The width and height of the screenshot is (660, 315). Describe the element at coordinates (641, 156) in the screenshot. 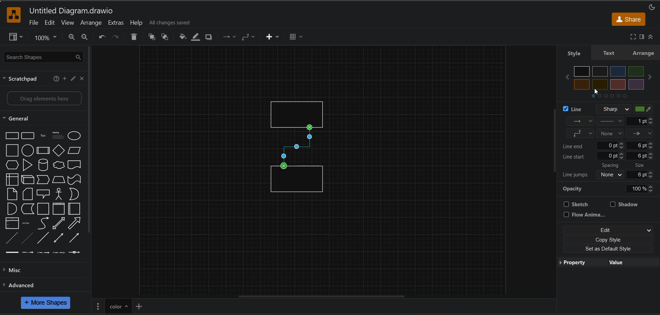

I see `6pt` at that location.